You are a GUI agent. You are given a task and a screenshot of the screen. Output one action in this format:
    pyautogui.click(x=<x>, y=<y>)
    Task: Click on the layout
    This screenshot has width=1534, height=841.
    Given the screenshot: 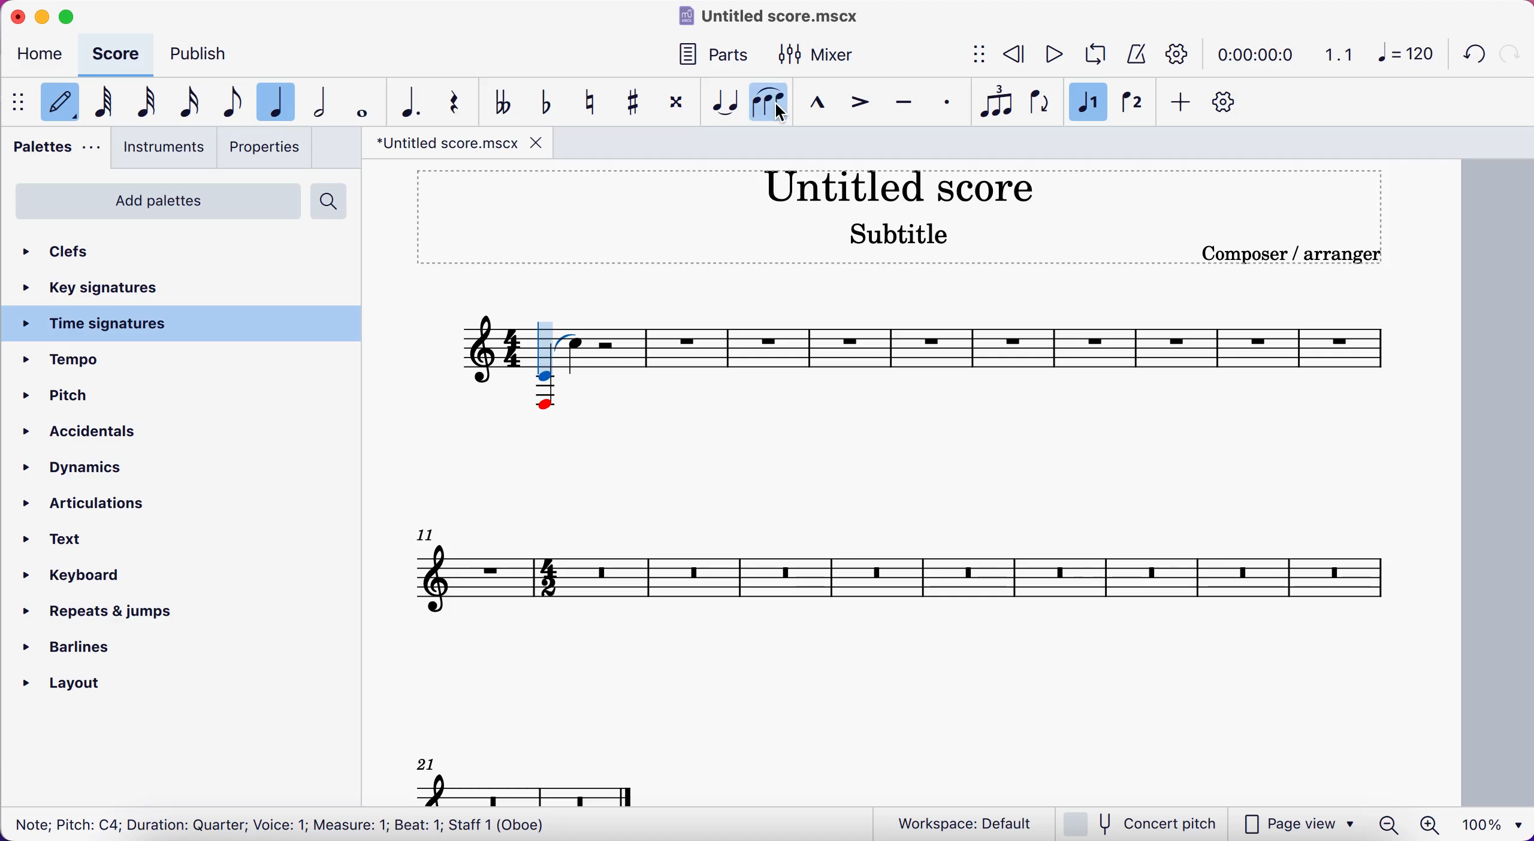 What is the action you would take?
    pyautogui.click(x=88, y=686)
    